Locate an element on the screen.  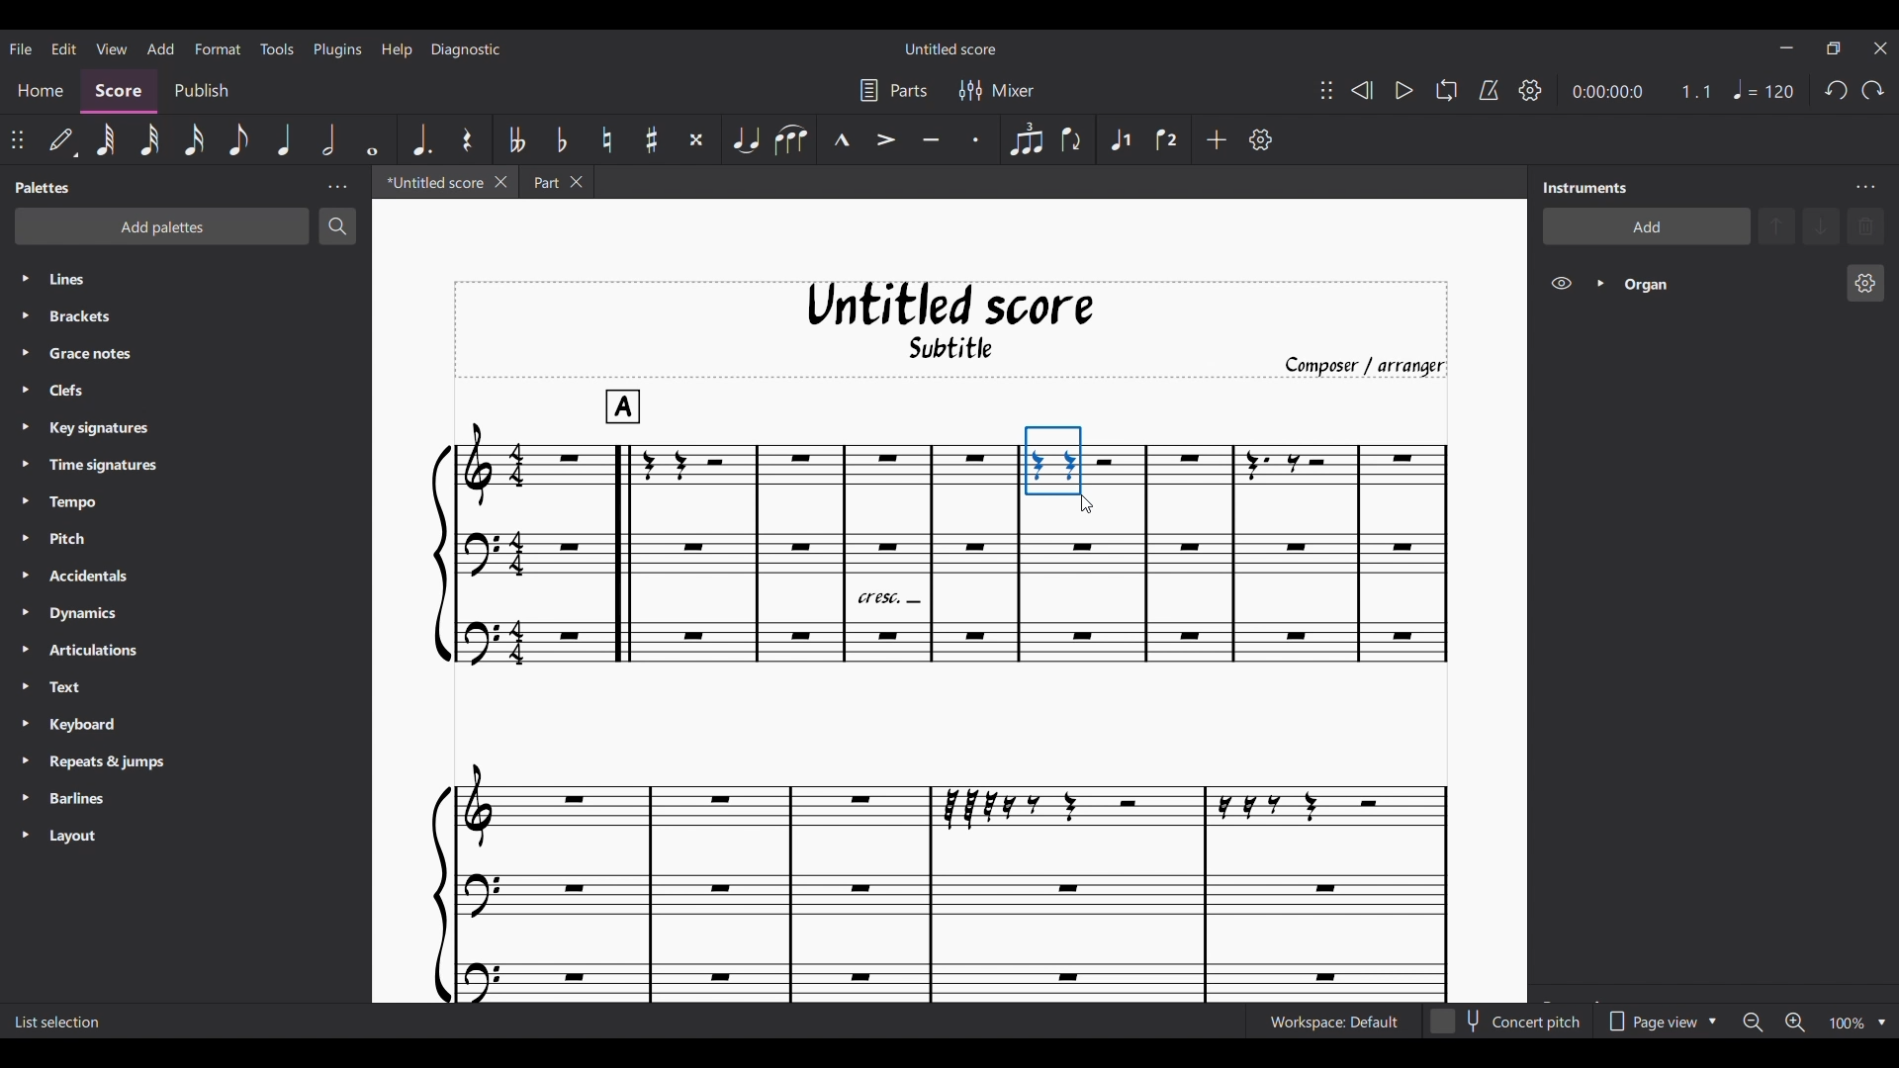
Redo is located at coordinates (1872, 90).